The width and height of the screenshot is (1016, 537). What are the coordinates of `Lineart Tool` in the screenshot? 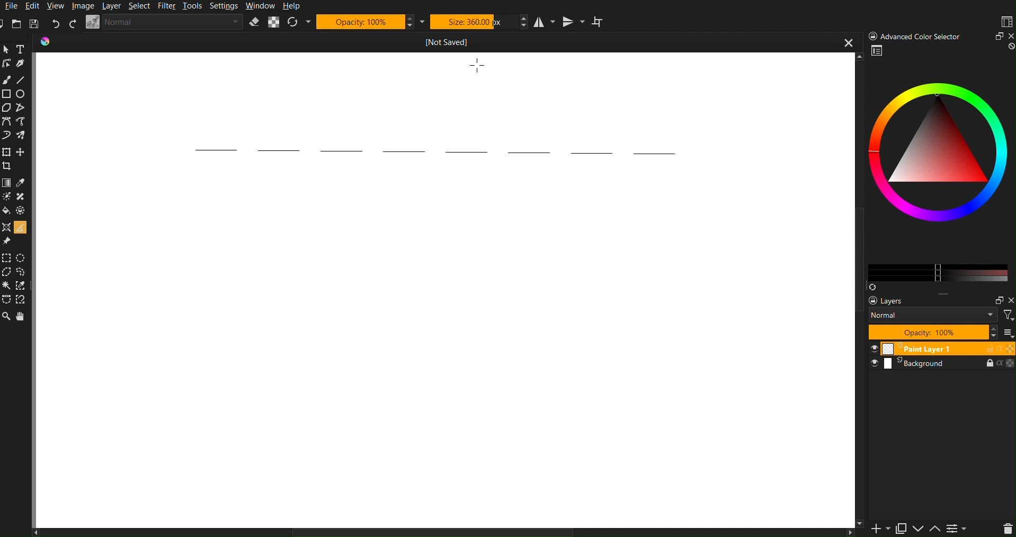 It's located at (6, 64).